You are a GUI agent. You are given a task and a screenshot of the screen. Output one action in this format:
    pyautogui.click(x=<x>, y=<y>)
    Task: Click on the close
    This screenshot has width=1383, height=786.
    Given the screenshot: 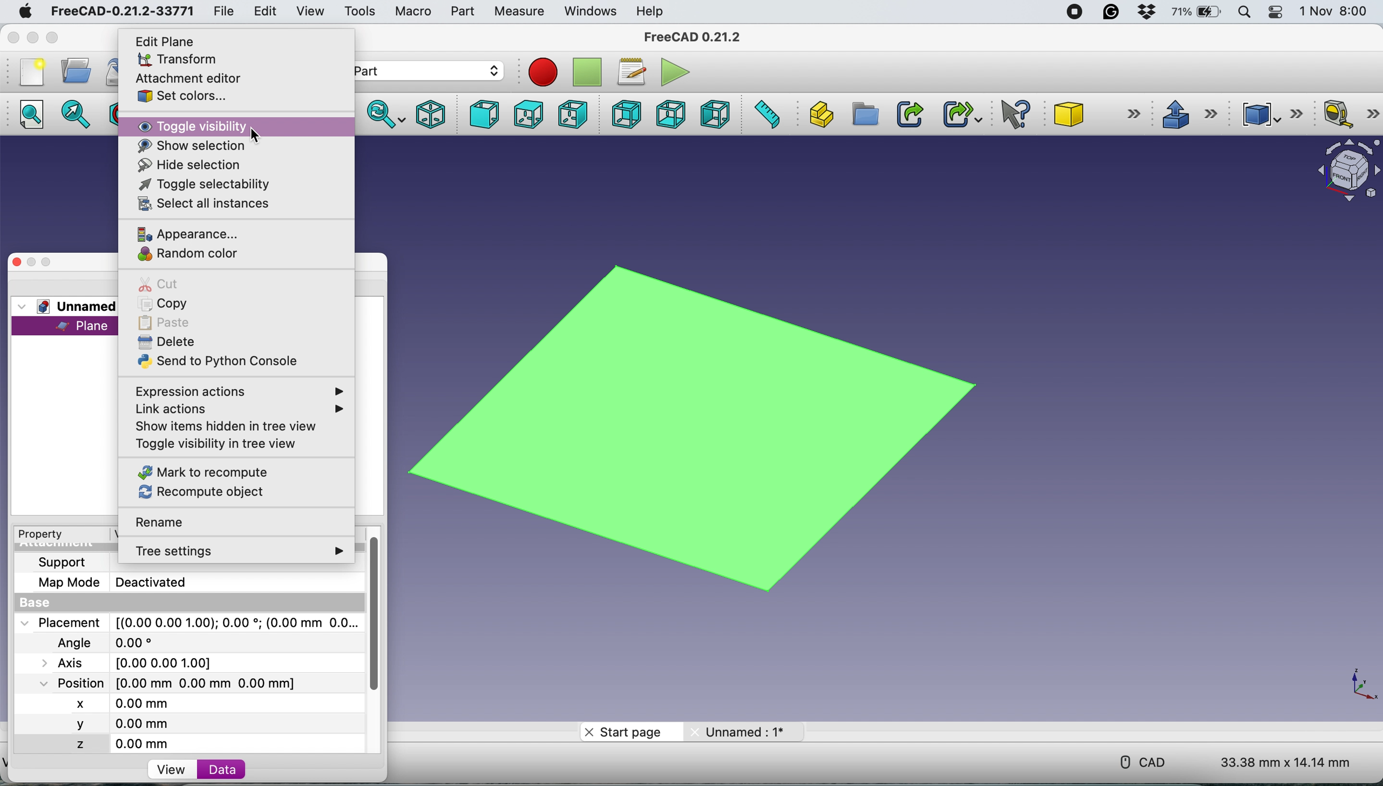 What is the action you would take?
    pyautogui.click(x=13, y=37)
    